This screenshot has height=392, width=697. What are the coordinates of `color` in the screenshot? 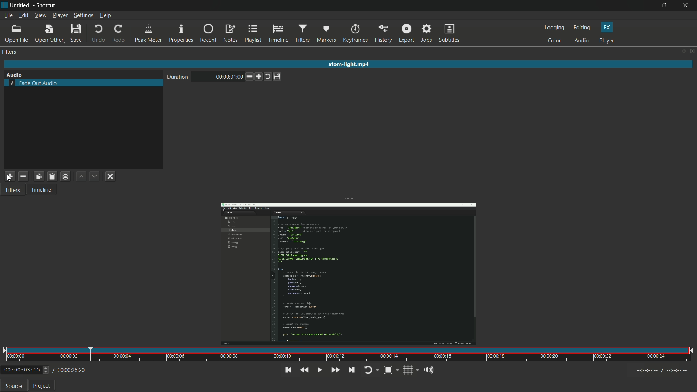 It's located at (554, 41).